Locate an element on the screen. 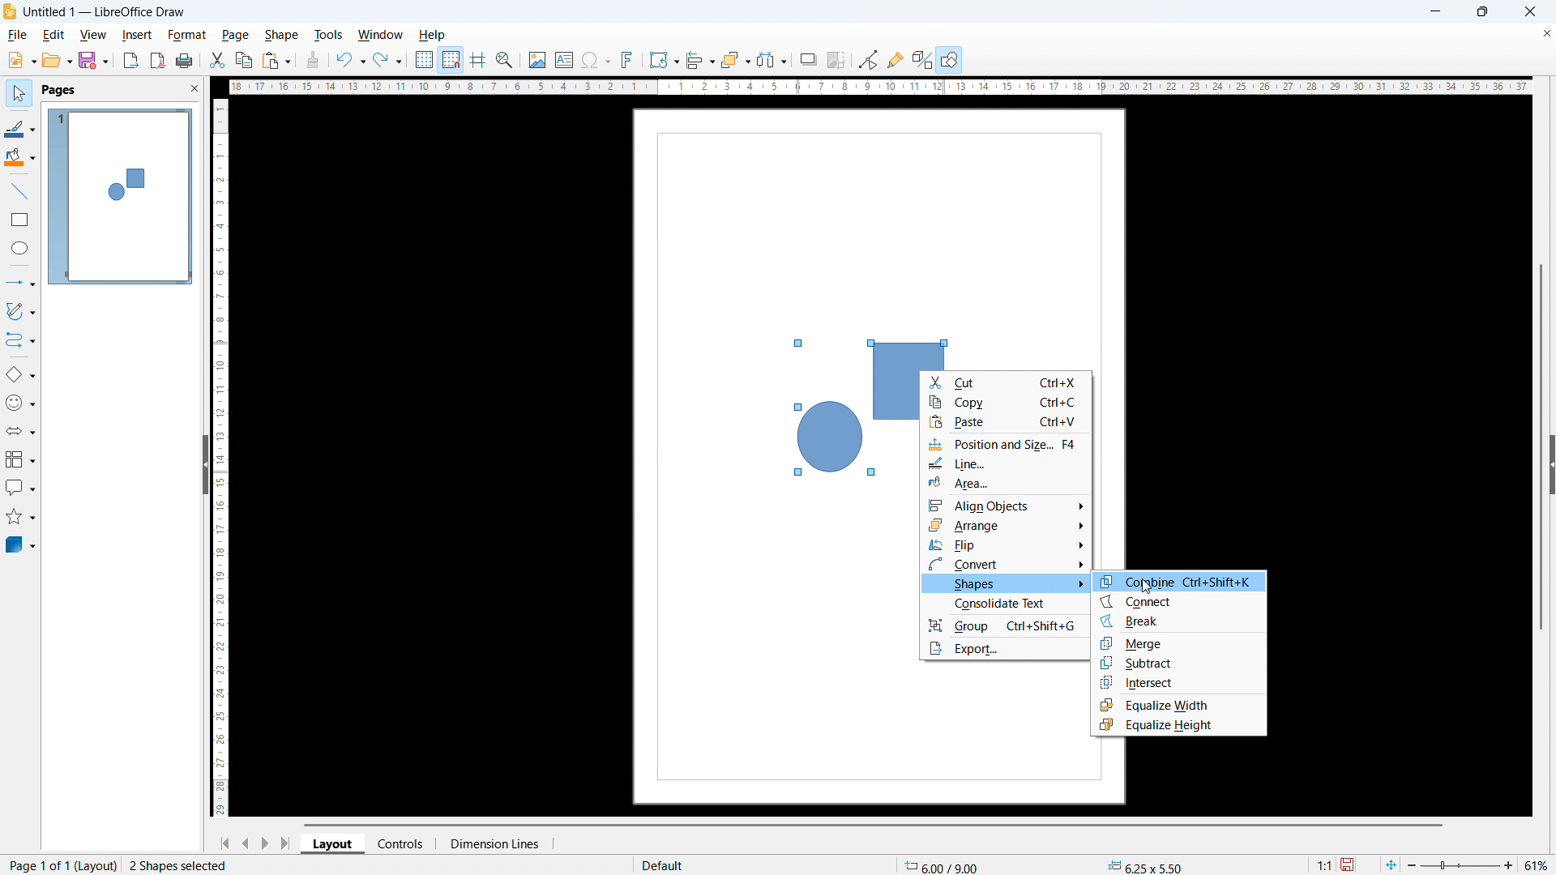 The width and height of the screenshot is (1556, 875). pages is located at coordinates (60, 89).